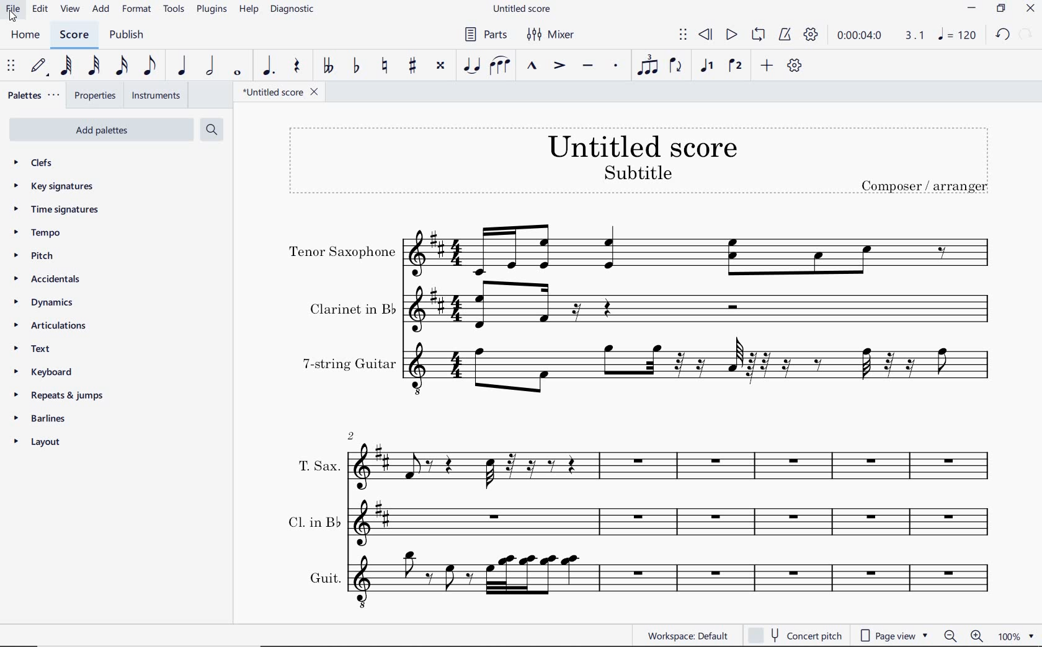 This screenshot has height=647, width=1042. Describe the element at coordinates (682, 34) in the screenshot. I see `SELECT TO MOVE` at that location.